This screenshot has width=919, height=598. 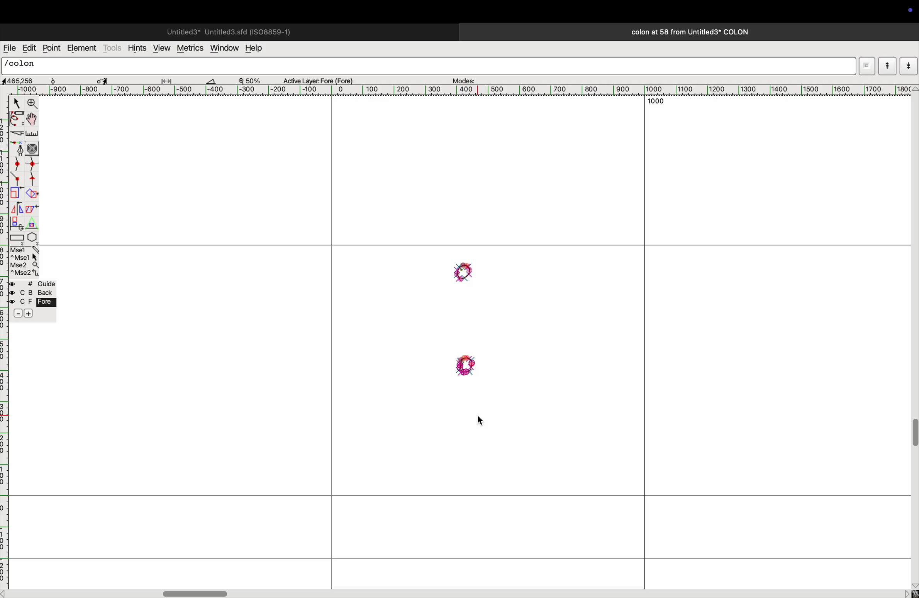 I want to click on spline, so click(x=26, y=171).